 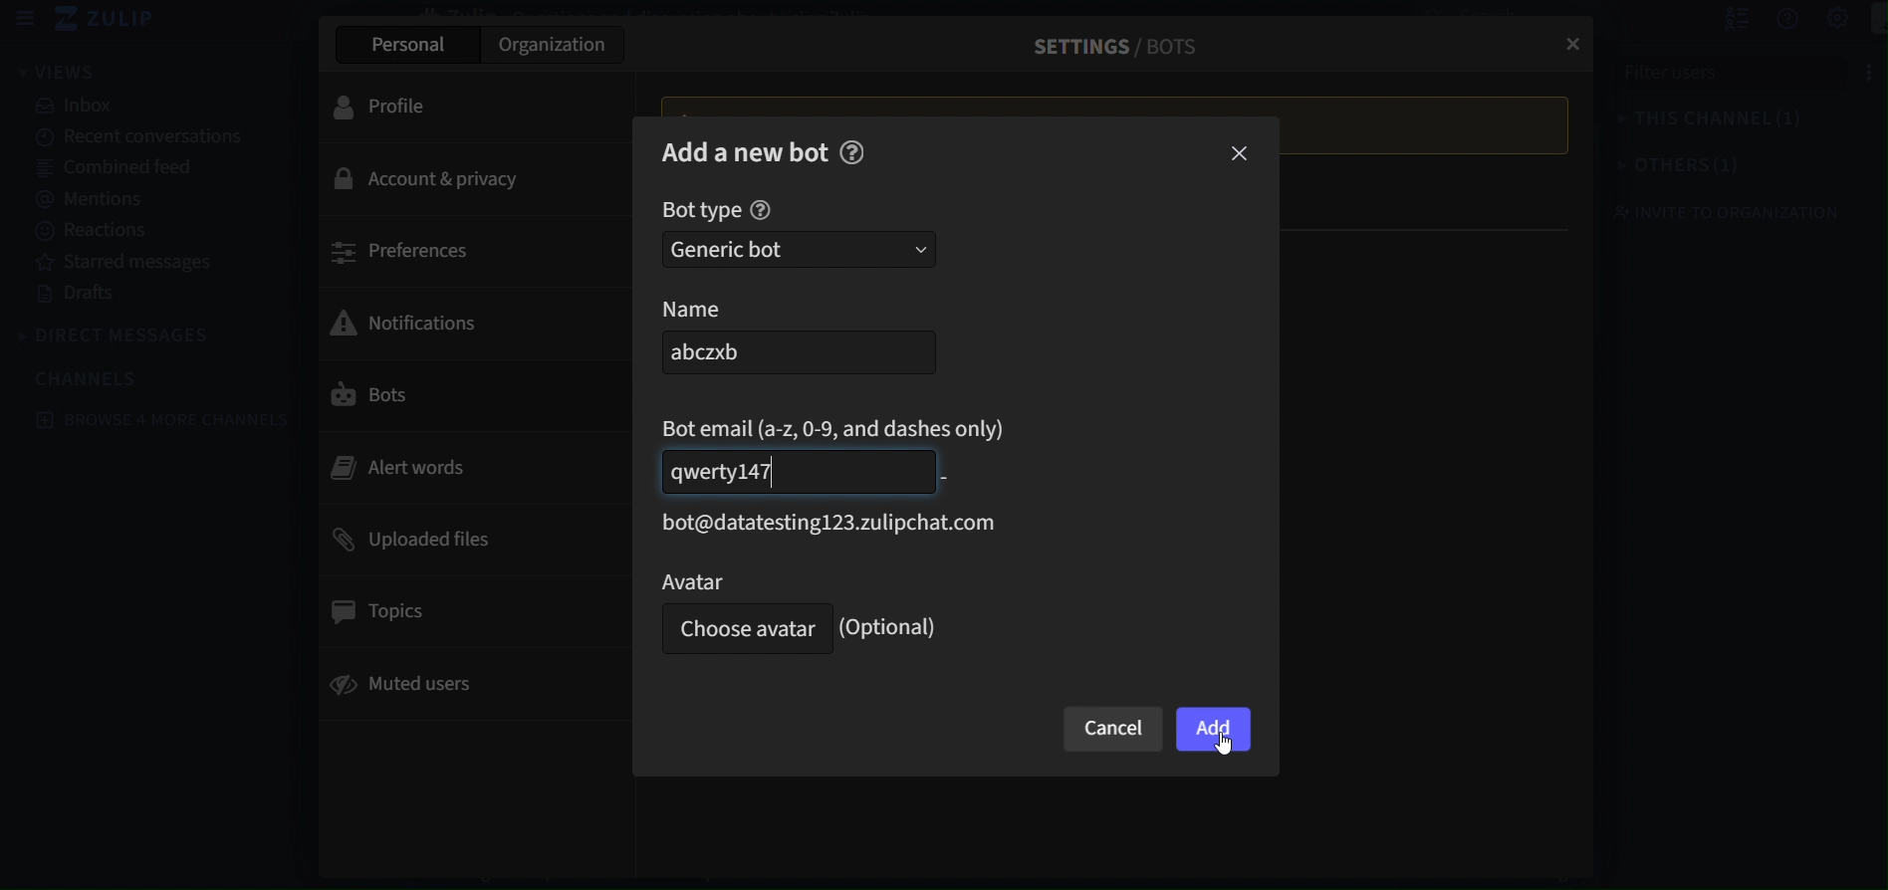 What do you see at coordinates (458, 396) in the screenshot?
I see `bots` at bounding box center [458, 396].